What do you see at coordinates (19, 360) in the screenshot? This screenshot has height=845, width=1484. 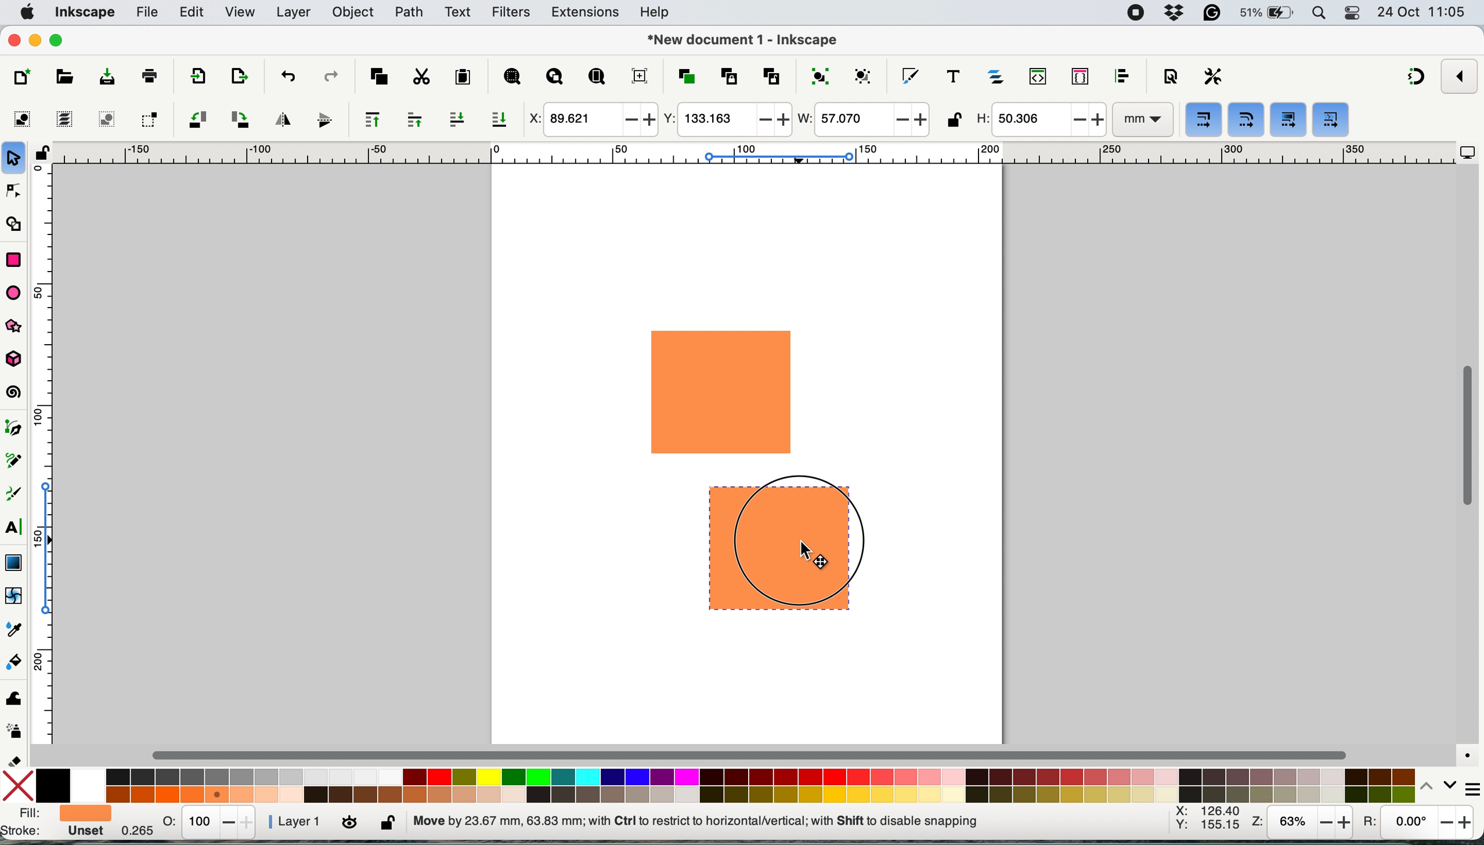 I see `3dbox tool` at bounding box center [19, 360].